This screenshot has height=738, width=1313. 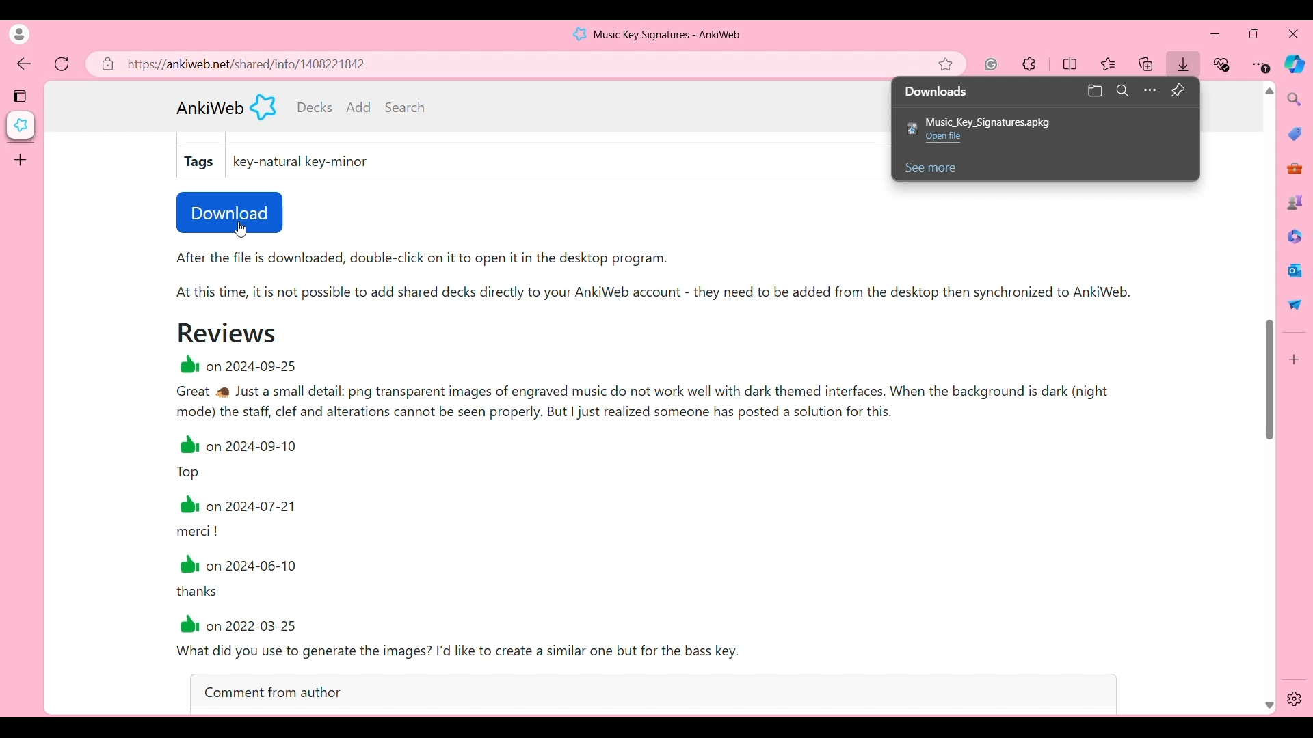 What do you see at coordinates (988, 121) in the screenshot?
I see `Music_Key_Signatures.apkg` at bounding box center [988, 121].